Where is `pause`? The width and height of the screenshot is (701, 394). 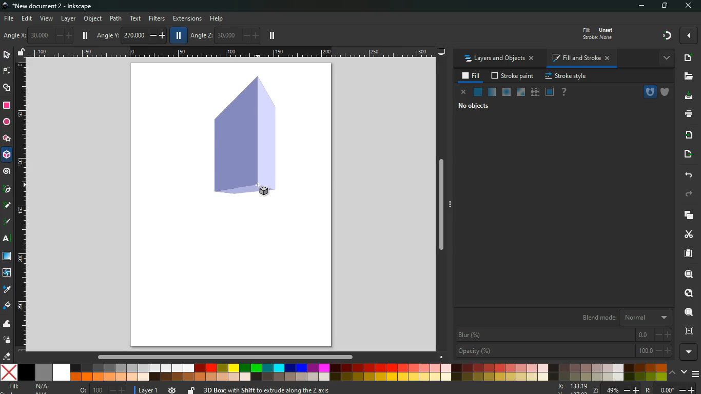 pause is located at coordinates (272, 36).